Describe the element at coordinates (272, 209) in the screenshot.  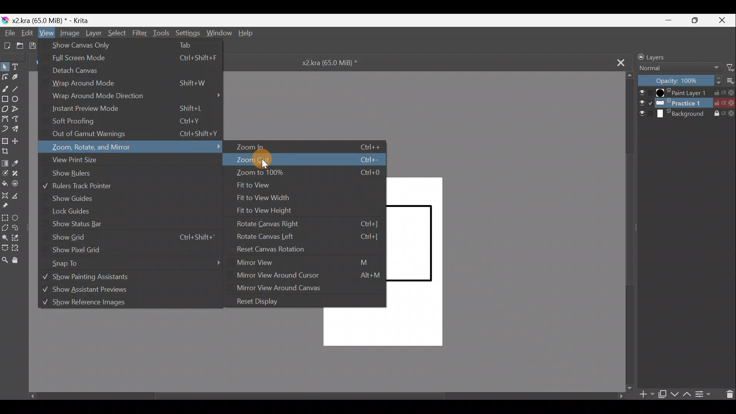
I see `Fit to view height` at that location.